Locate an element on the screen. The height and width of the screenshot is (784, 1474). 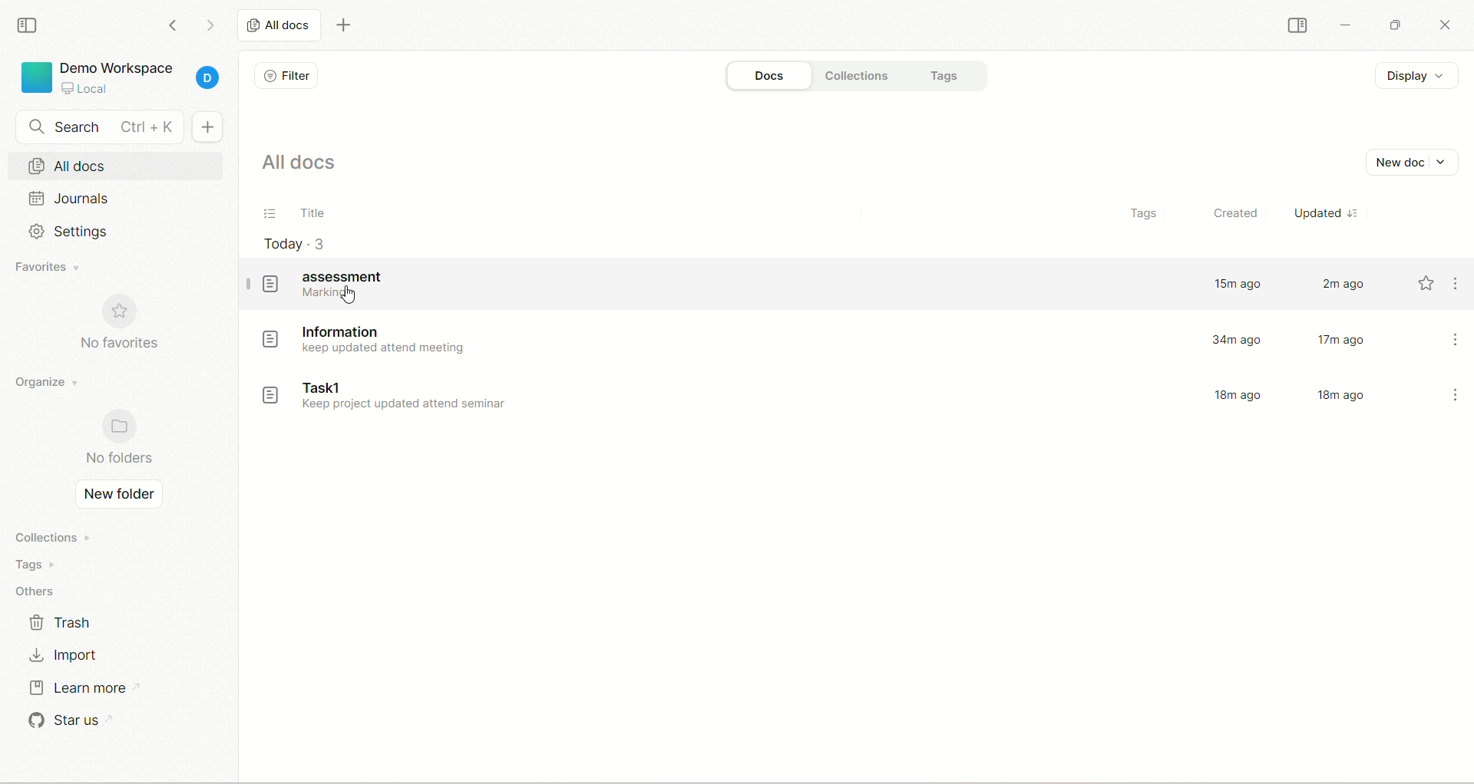
all docs is located at coordinates (276, 25).